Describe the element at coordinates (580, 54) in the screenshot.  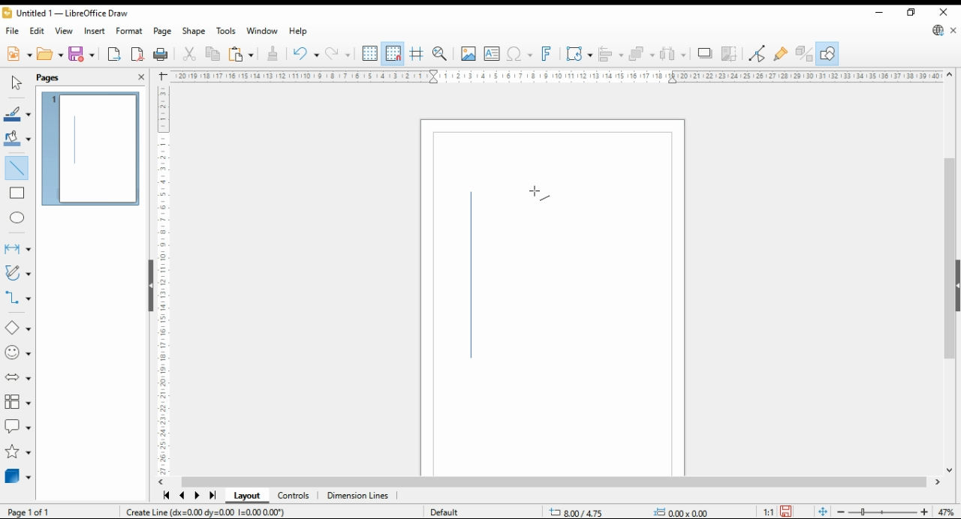
I see `transformations` at that location.